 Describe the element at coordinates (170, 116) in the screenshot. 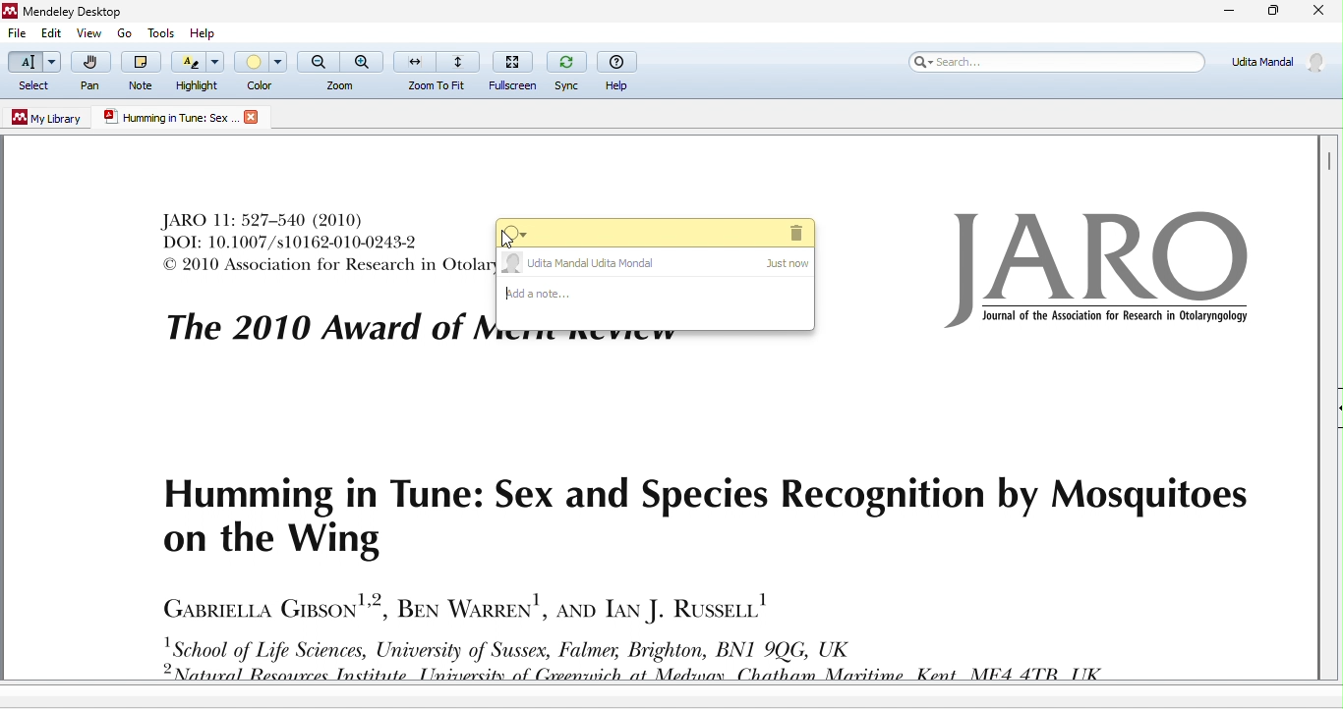

I see `humming in true.sex` at that location.